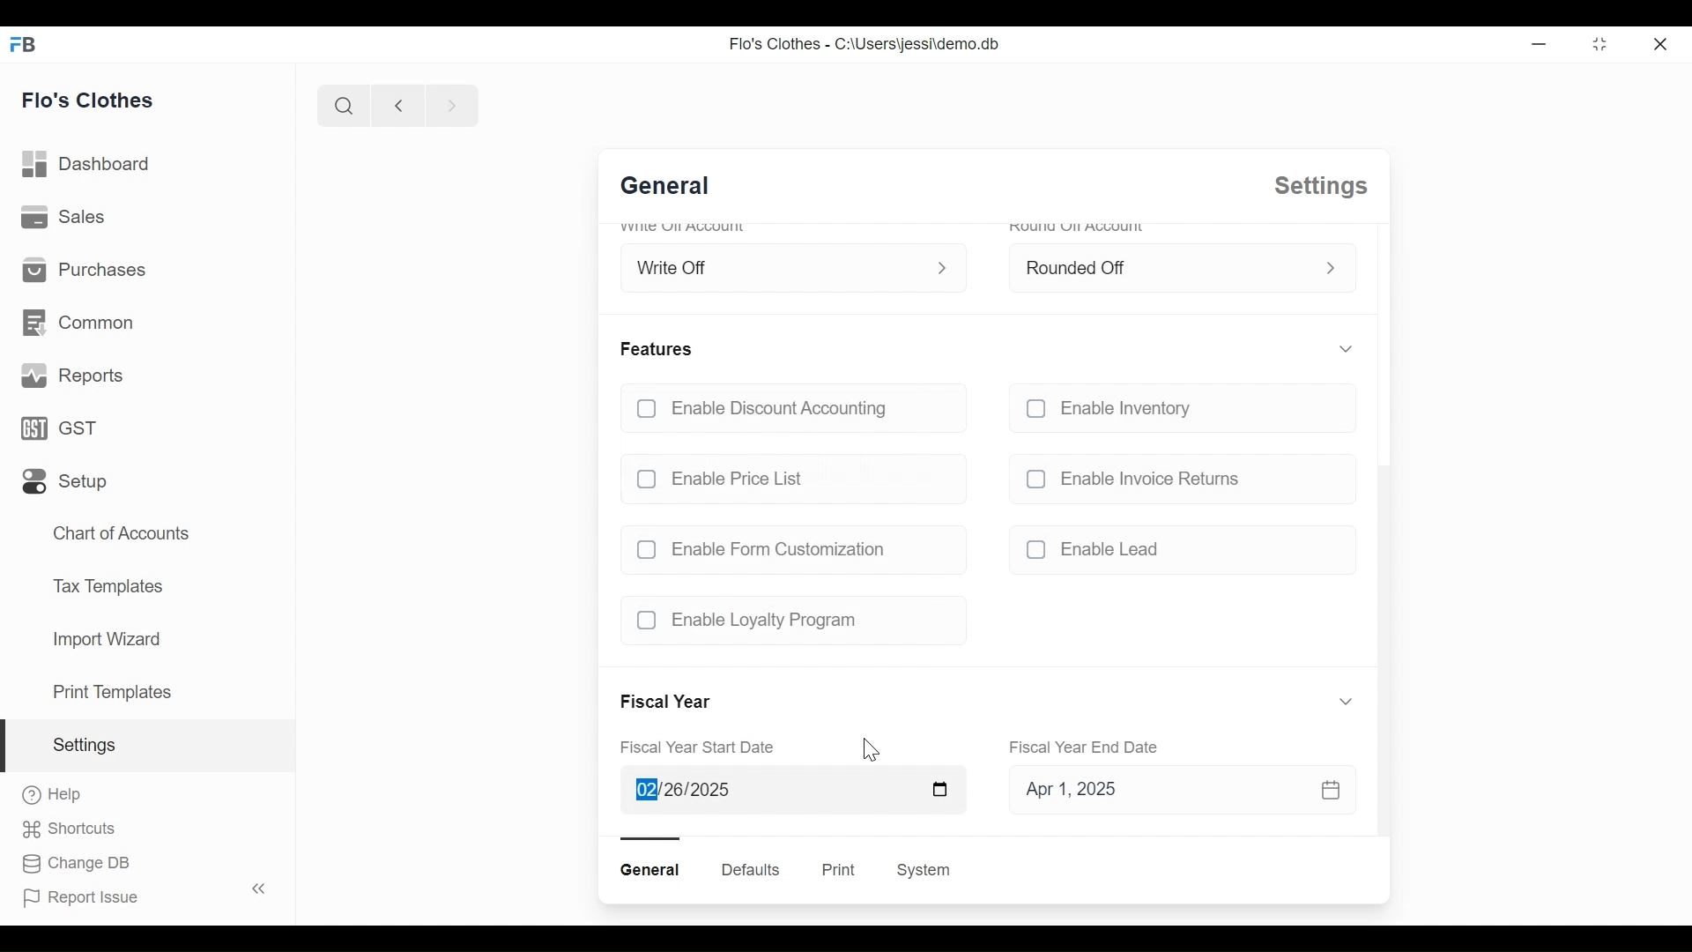  I want to click on Expand, so click(1344, 349).